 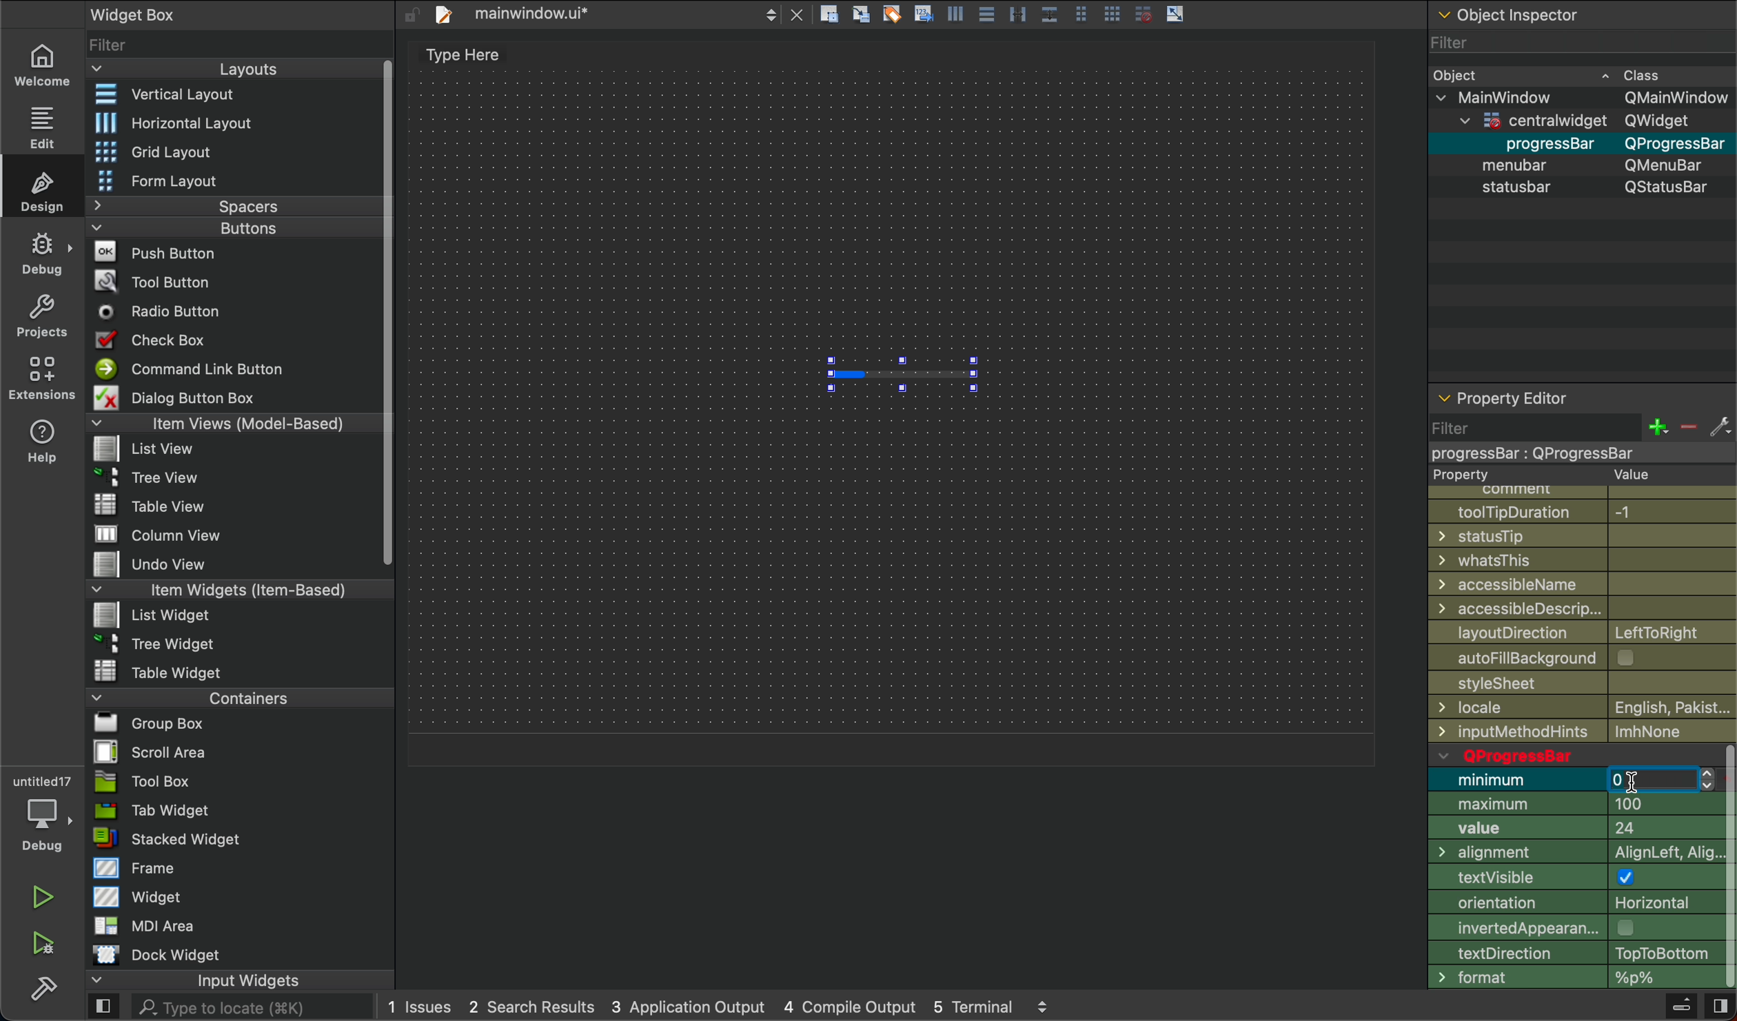 I want to click on Alignment, so click(x=1572, y=855).